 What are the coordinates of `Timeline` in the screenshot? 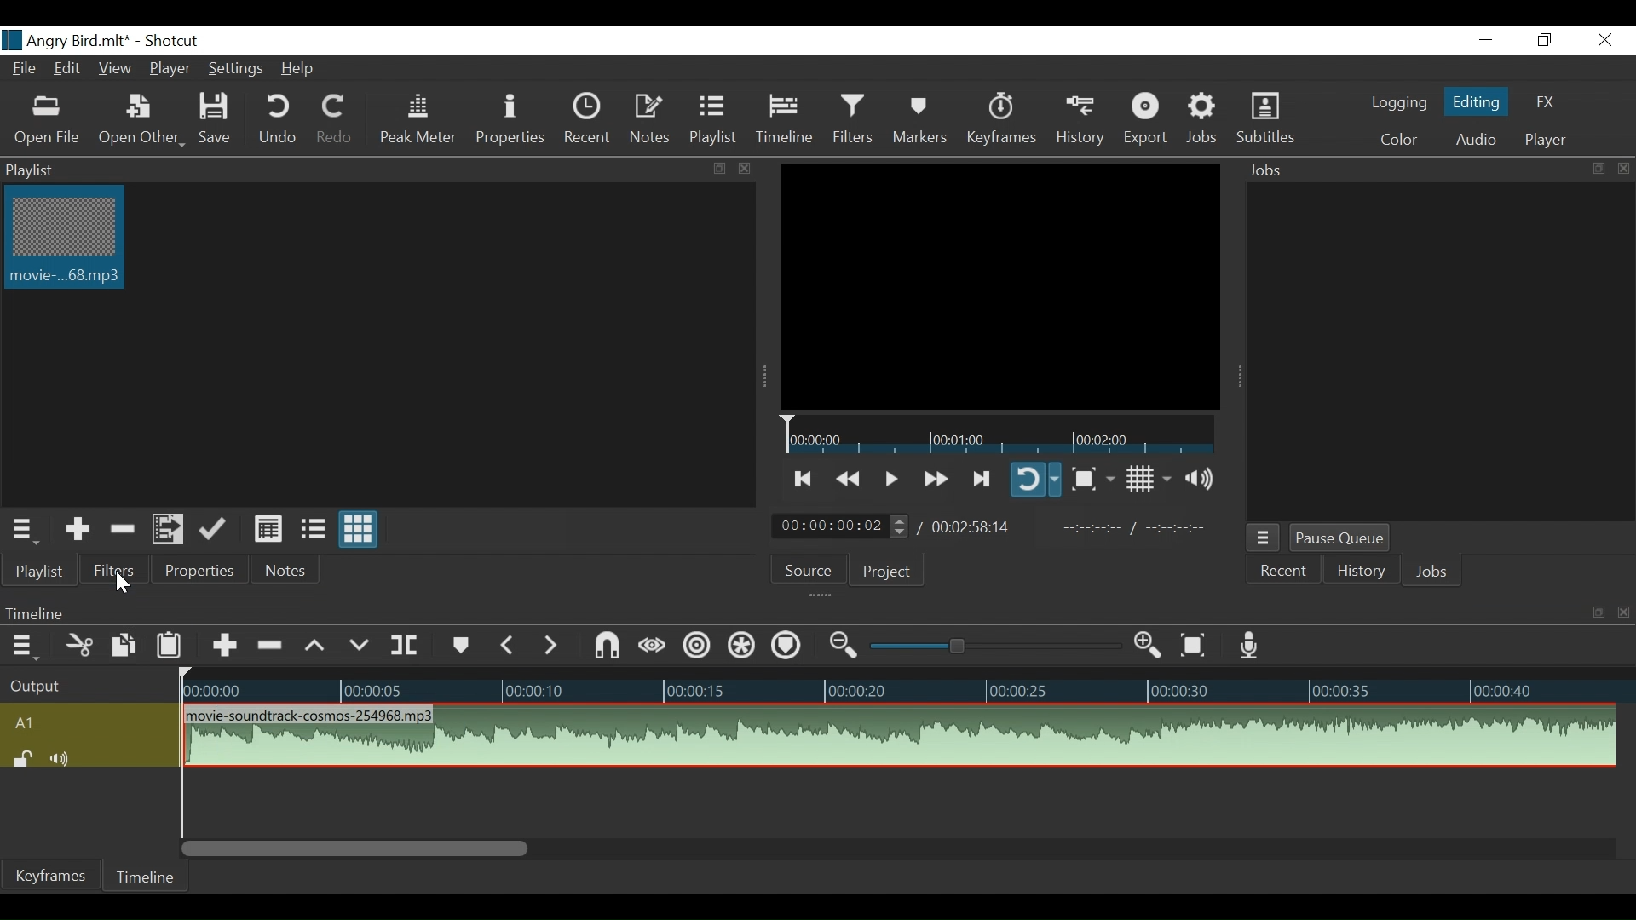 It's located at (901, 685).